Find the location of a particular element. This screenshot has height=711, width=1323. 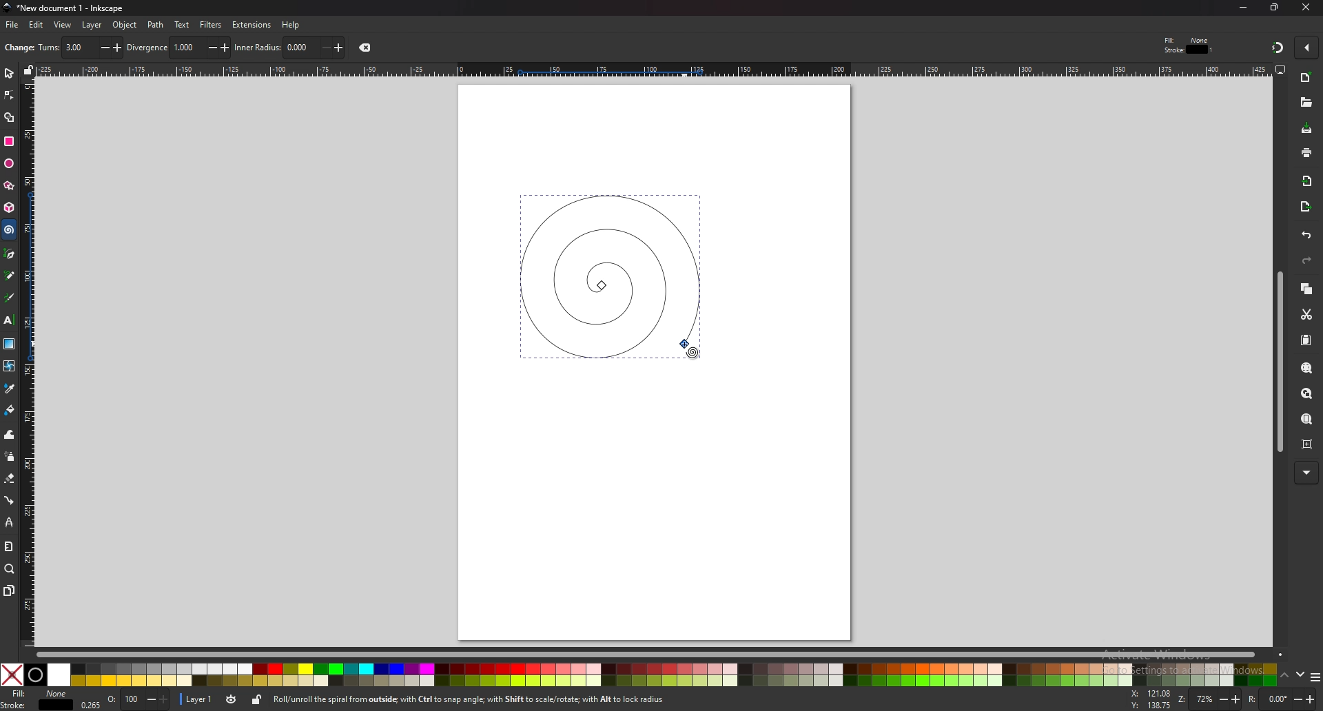

spiral is located at coordinates (10, 230).